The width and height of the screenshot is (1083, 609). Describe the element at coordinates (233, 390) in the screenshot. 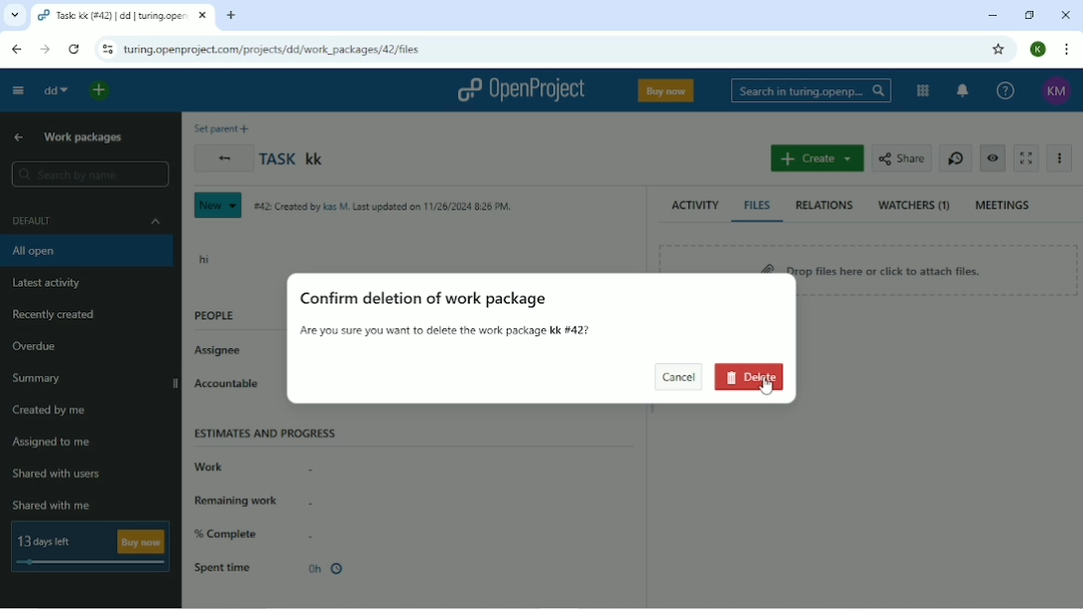

I see `Accountable` at that location.